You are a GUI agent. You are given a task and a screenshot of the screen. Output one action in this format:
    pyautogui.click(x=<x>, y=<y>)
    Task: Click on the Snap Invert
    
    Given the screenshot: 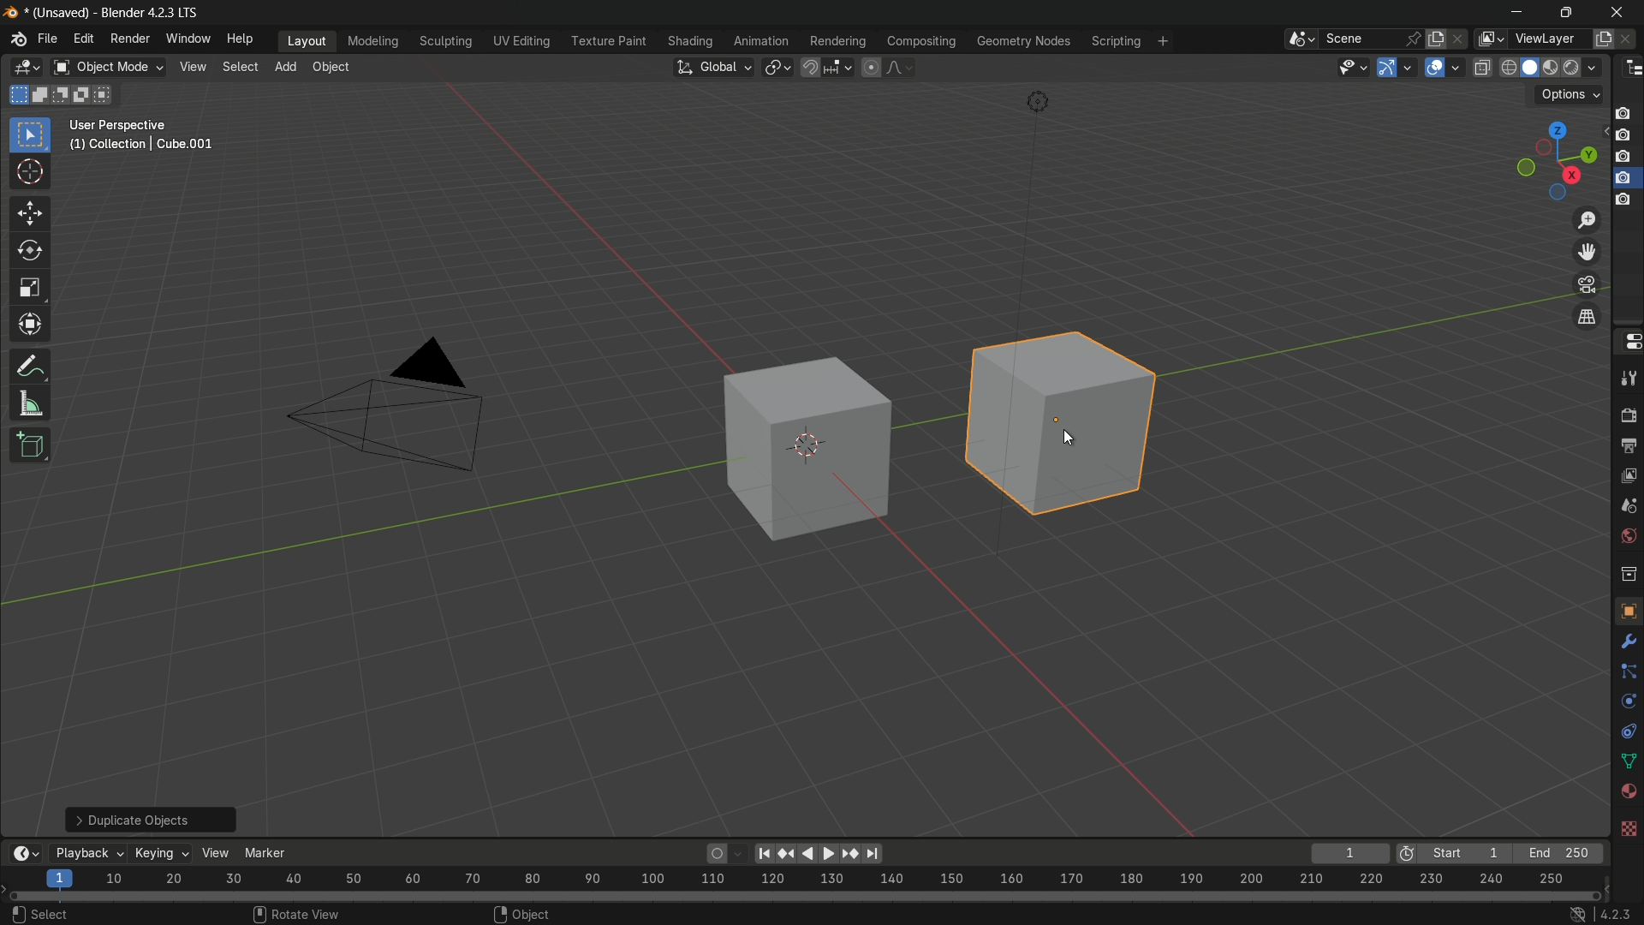 What is the action you would take?
    pyautogui.click(x=544, y=914)
    